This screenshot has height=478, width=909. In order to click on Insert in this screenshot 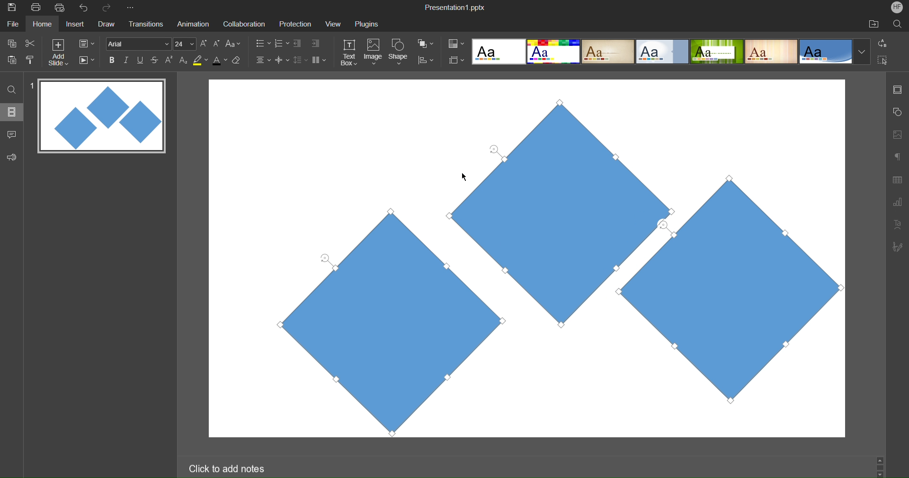, I will do `click(74, 25)`.